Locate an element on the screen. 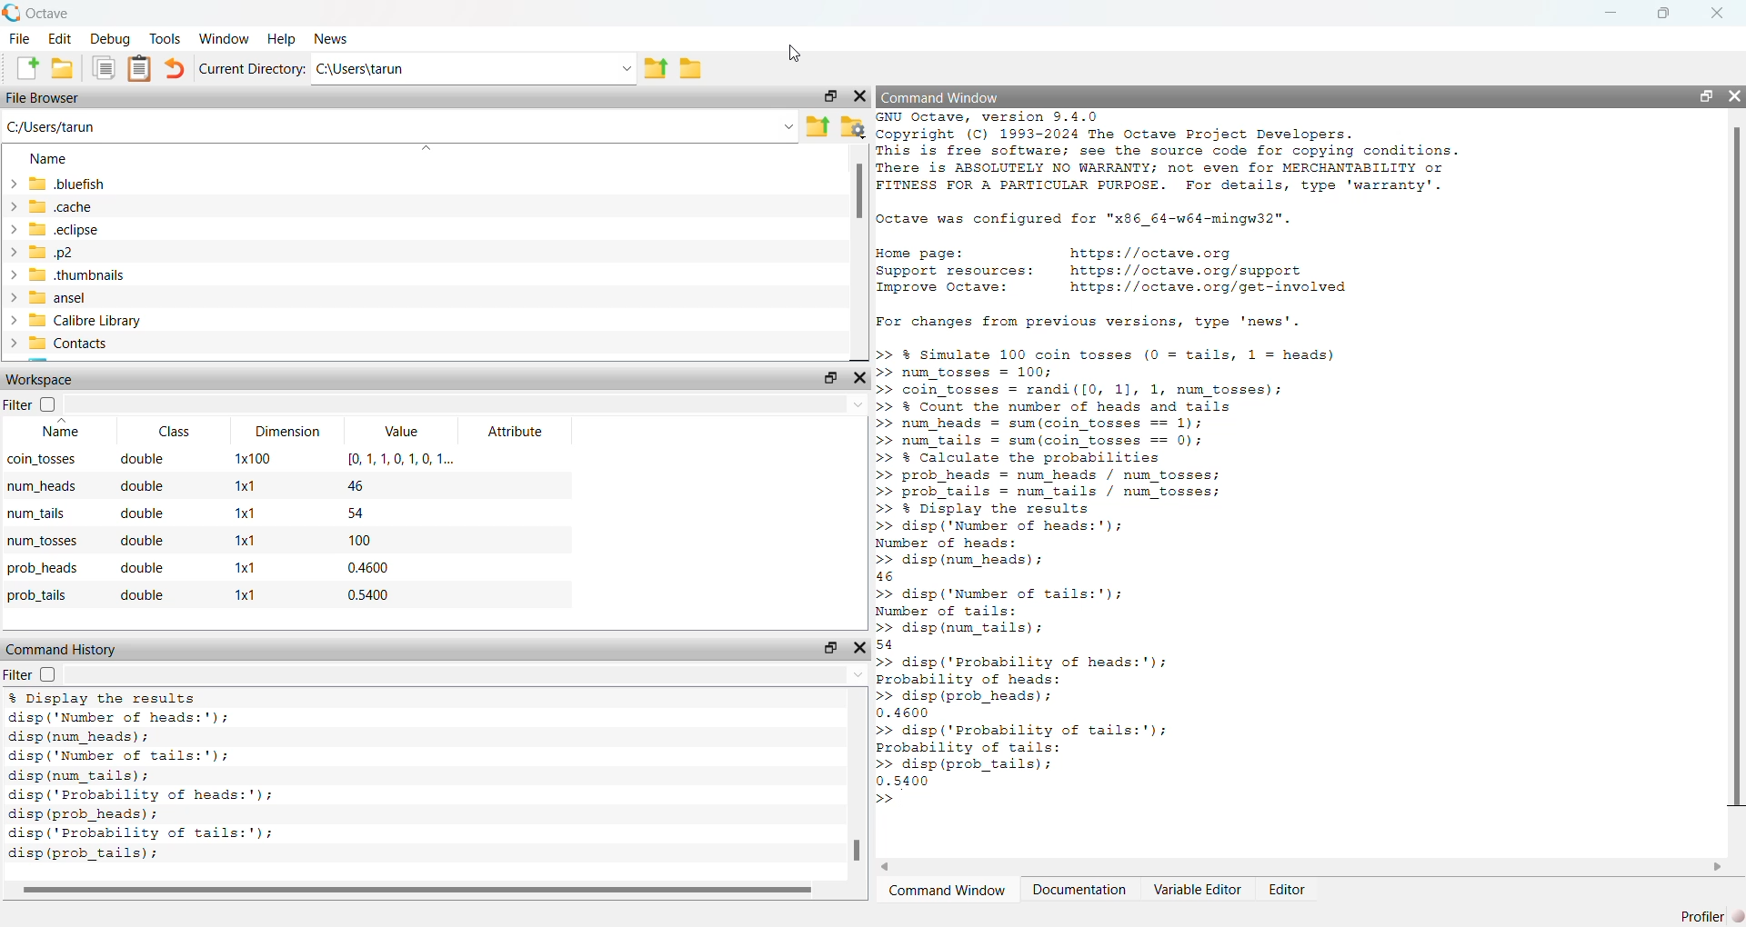 This screenshot has height=927, width=1746. Folder settings is located at coordinates (851, 127).